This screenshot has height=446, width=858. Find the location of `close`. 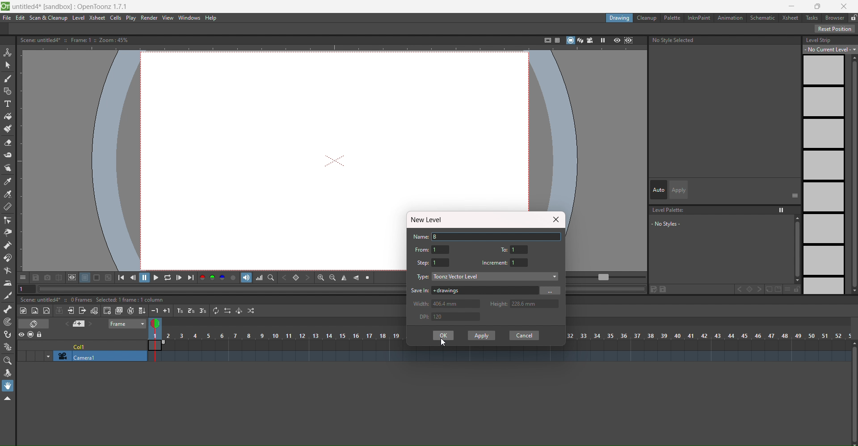

close is located at coordinates (845, 6).